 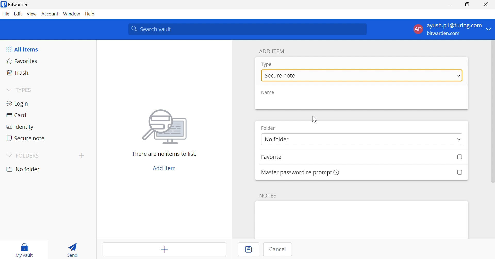 I want to click on Search vault, so click(x=247, y=29).